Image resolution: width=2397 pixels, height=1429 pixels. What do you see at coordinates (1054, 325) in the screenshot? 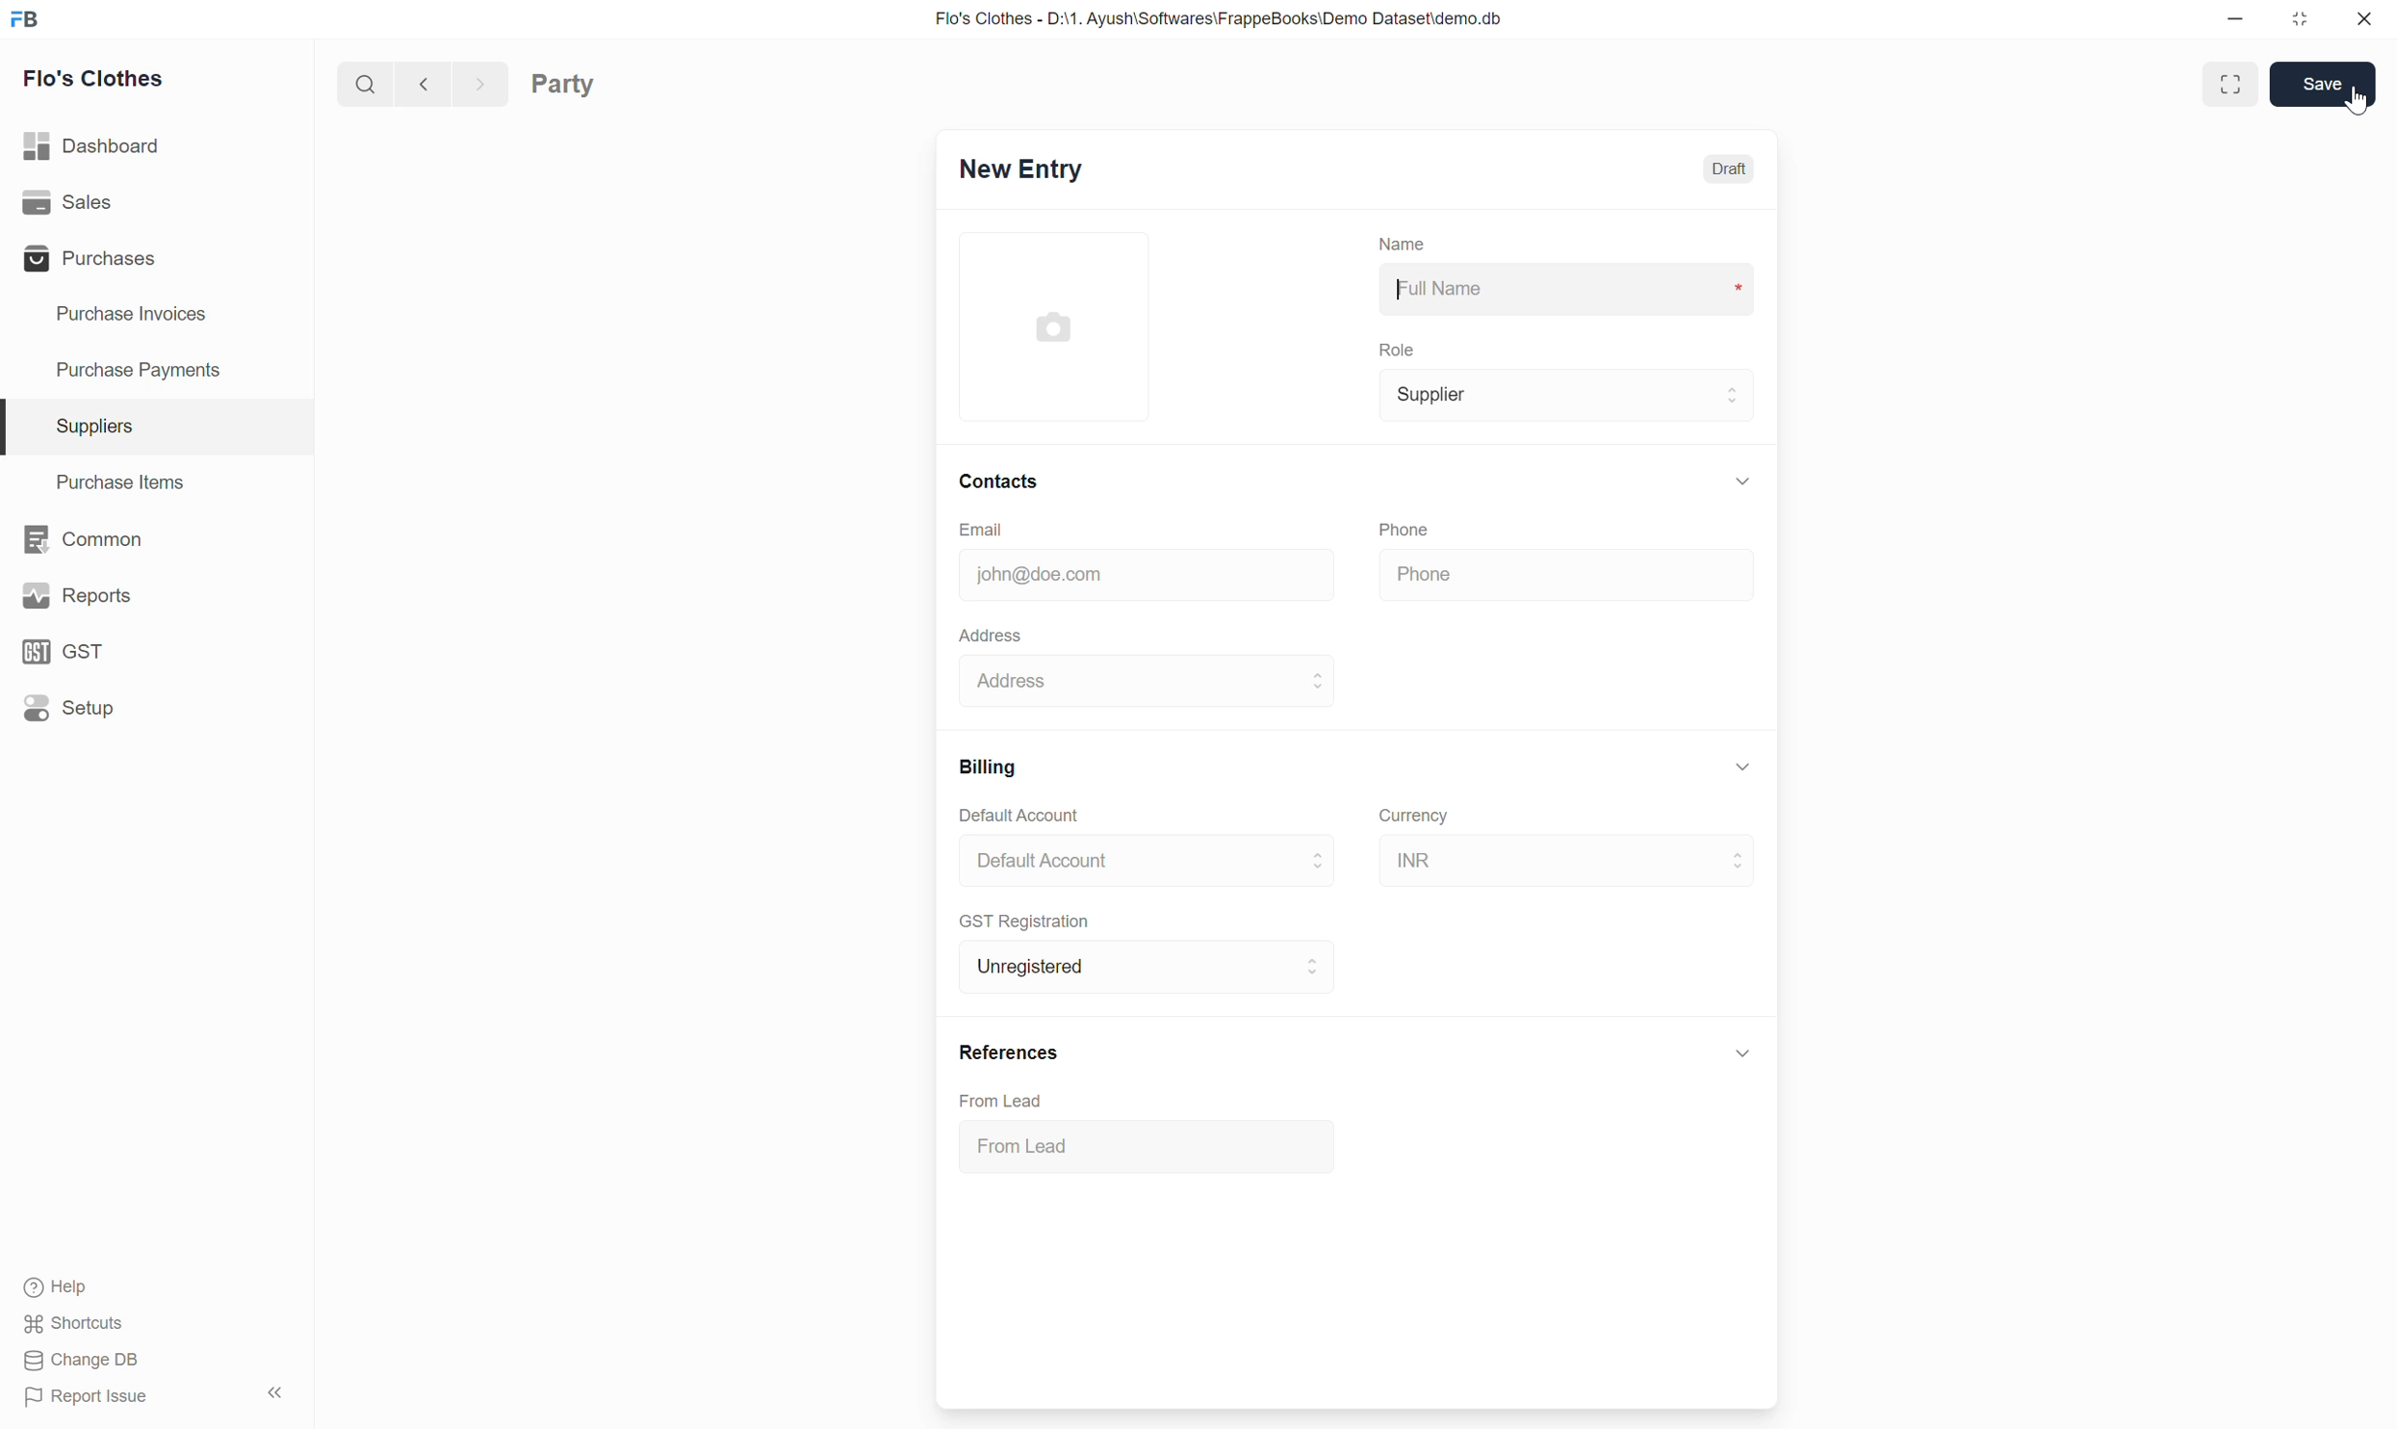
I see `Click to add image` at bounding box center [1054, 325].